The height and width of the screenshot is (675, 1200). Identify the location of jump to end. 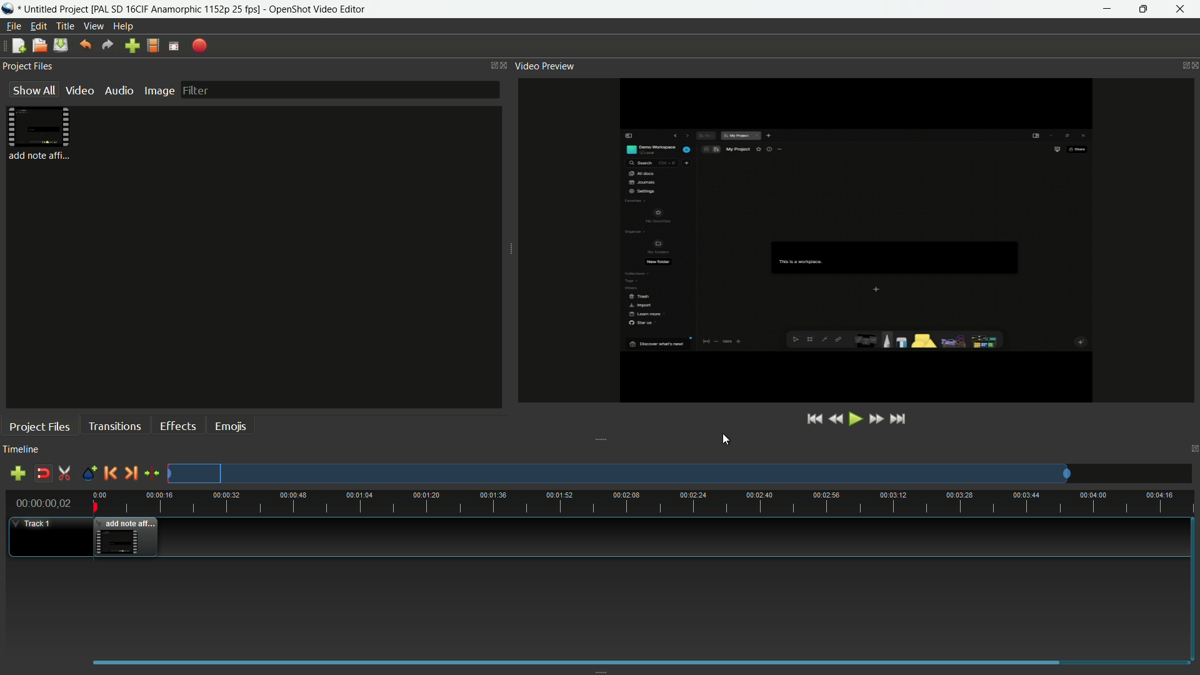
(897, 419).